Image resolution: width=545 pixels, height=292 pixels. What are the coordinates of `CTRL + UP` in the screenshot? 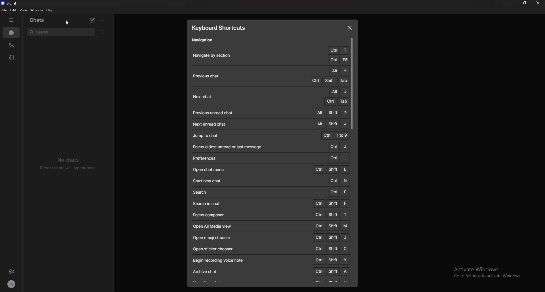 It's located at (339, 50).